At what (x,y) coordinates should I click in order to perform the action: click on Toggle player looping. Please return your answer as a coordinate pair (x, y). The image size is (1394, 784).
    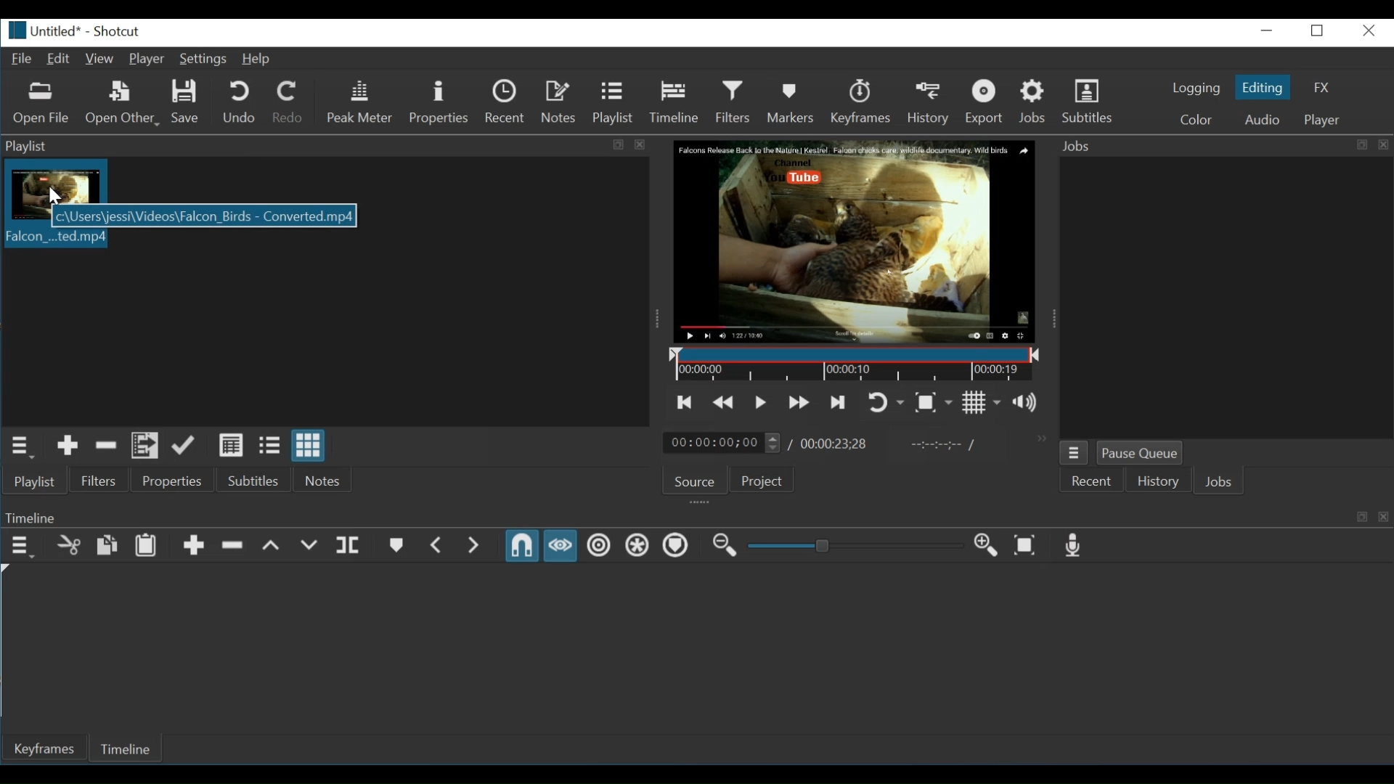
    Looking at the image, I should click on (886, 403).